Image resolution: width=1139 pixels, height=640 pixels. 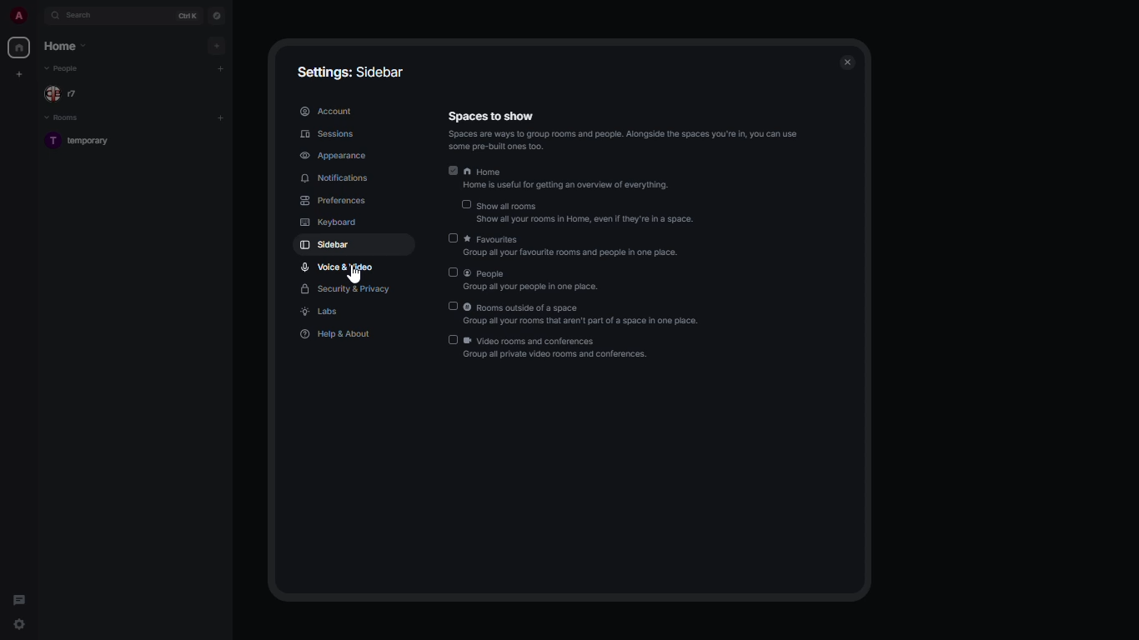 I want to click on disabled, so click(x=451, y=237).